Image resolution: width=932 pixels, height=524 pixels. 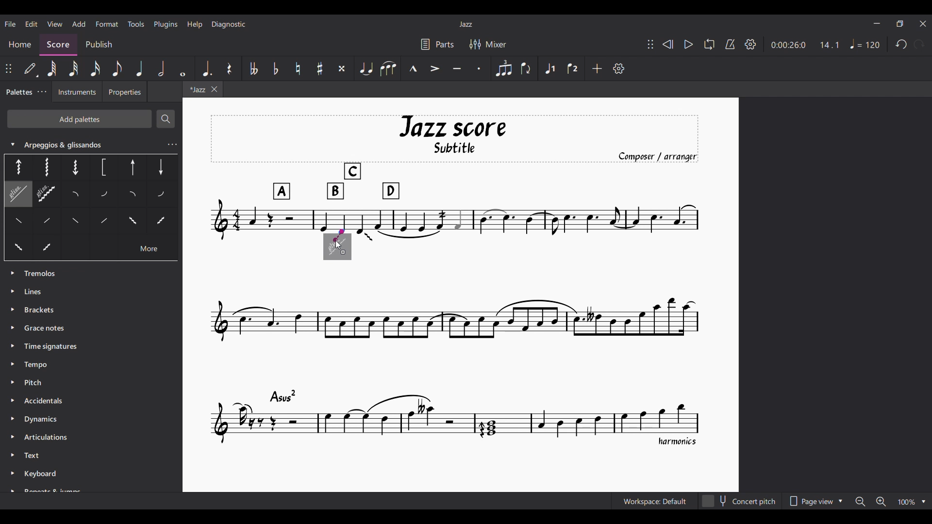 What do you see at coordinates (79, 24) in the screenshot?
I see `Add menu` at bounding box center [79, 24].